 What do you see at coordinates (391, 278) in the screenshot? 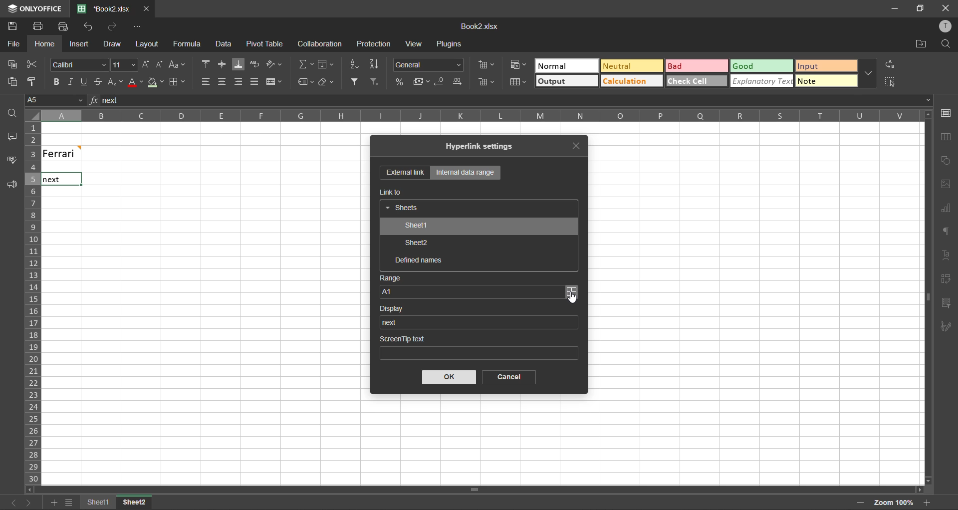
I see `range` at bounding box center [391, 278].